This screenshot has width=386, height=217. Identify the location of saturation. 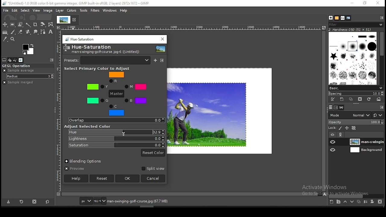
(116, 145).